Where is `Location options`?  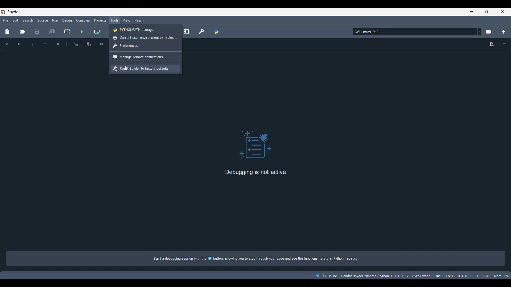 Location options is located at coordinates (480, 31).